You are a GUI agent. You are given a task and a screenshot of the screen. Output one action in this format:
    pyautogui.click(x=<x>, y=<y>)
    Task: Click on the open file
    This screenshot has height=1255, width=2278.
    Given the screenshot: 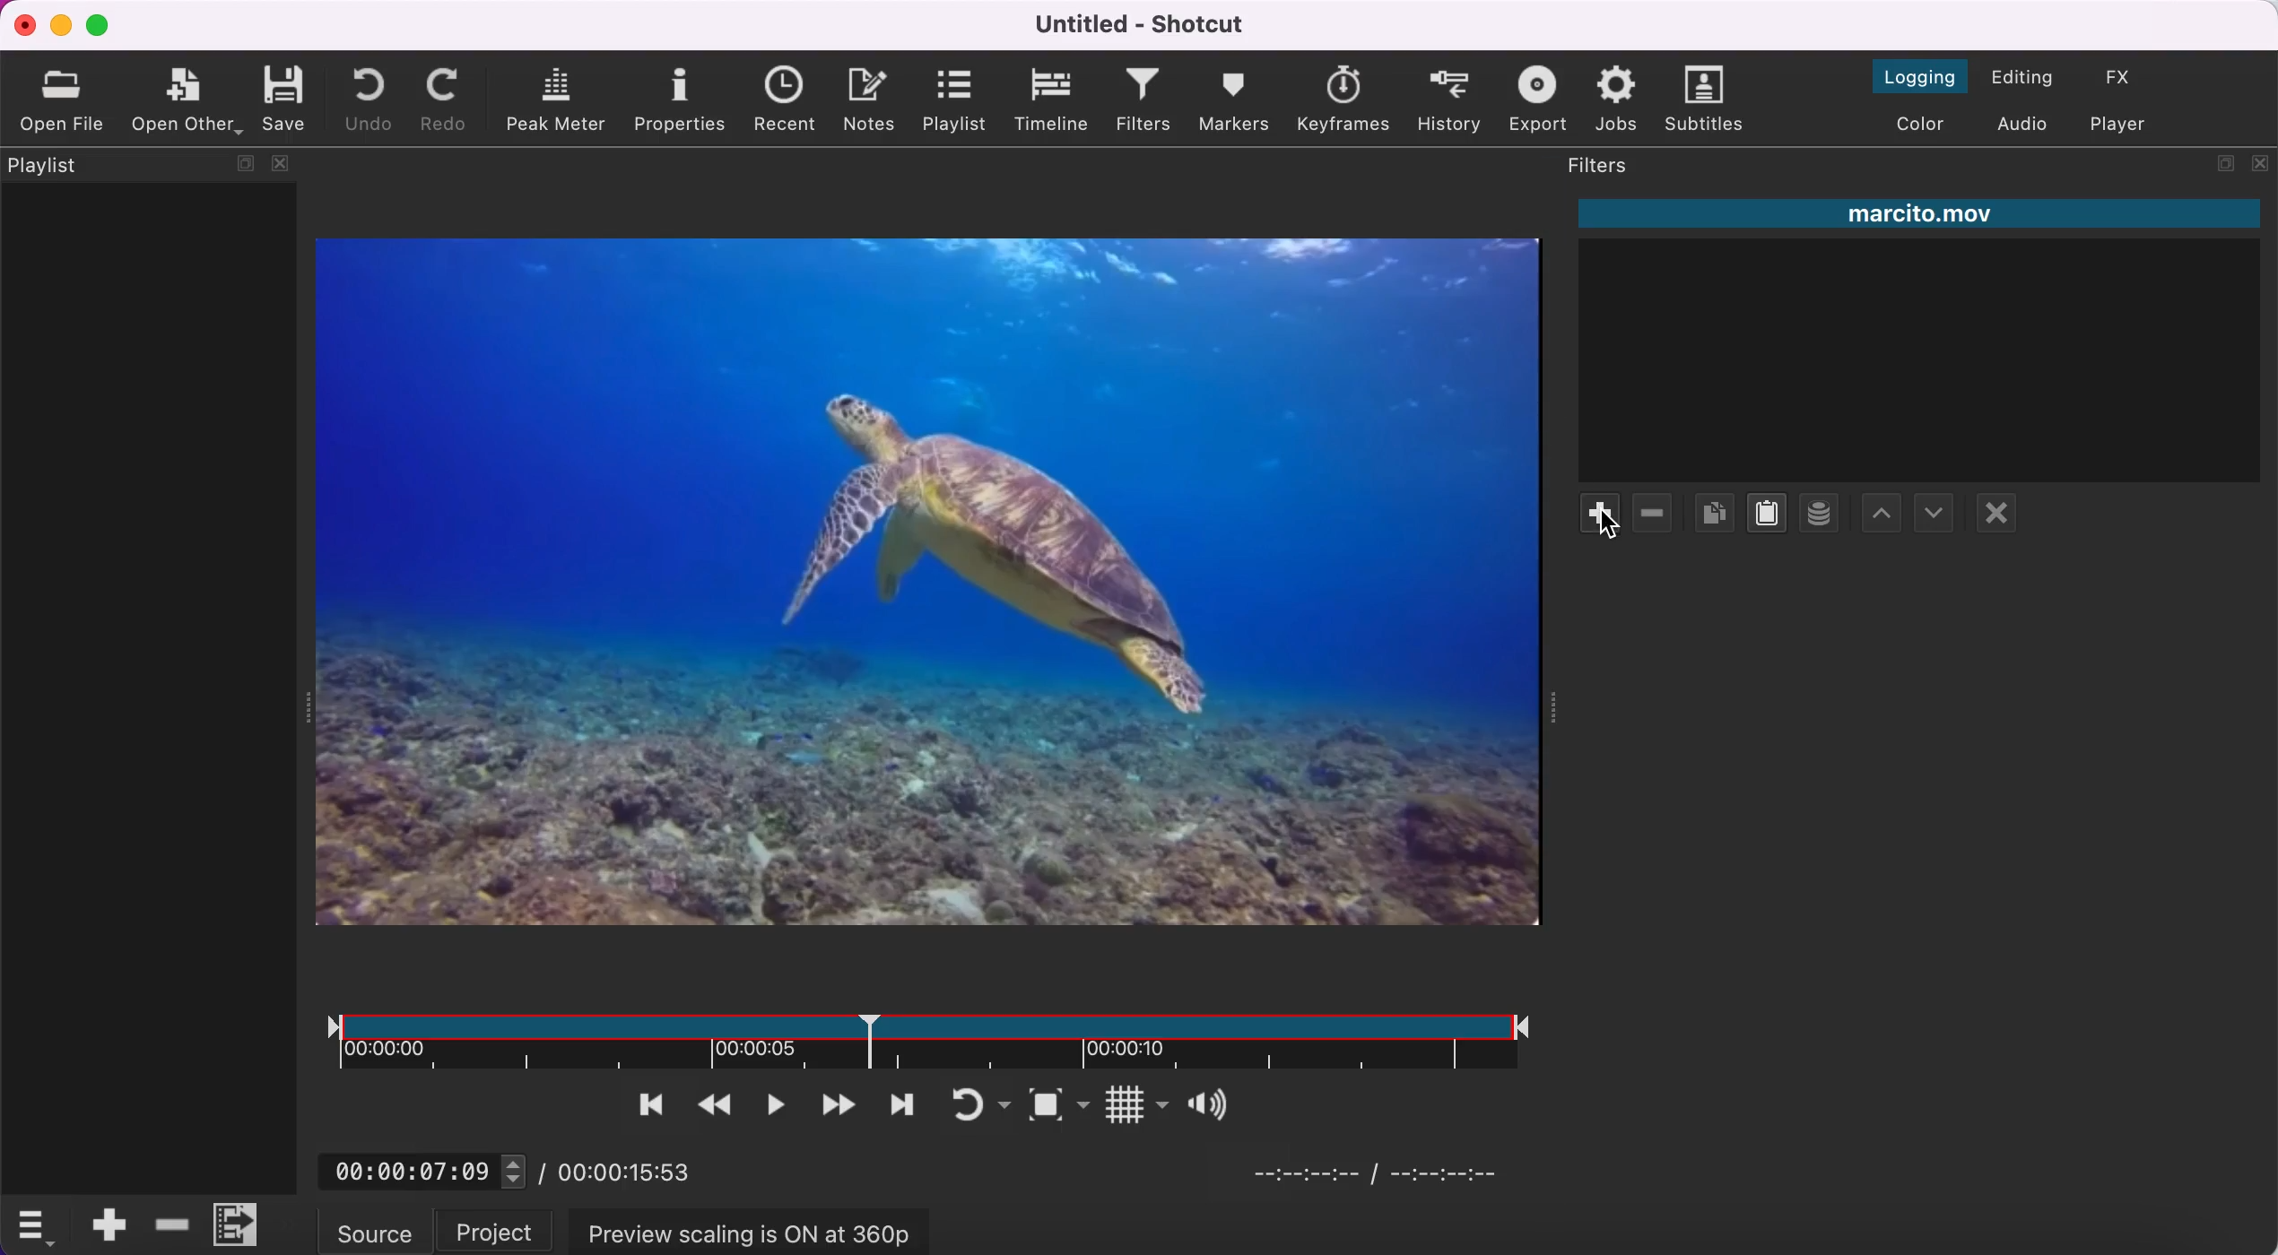 What is the action you would take?
    pyautogui.click(x=58, y=99)
    